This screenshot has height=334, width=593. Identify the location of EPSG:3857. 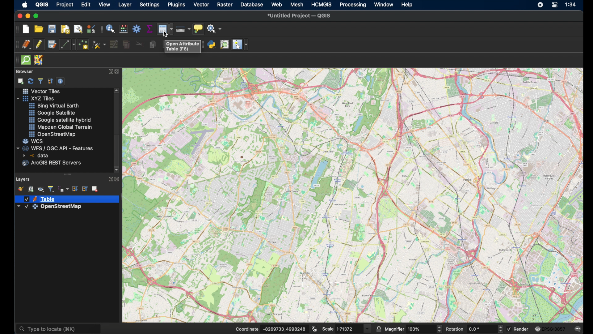
(556, 328).